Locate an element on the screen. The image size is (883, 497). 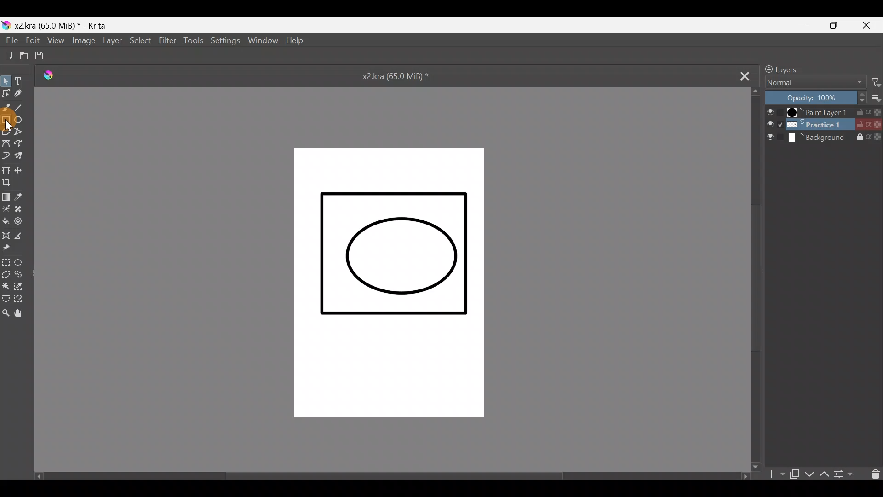
Edit is located at coordinates (30, 40).